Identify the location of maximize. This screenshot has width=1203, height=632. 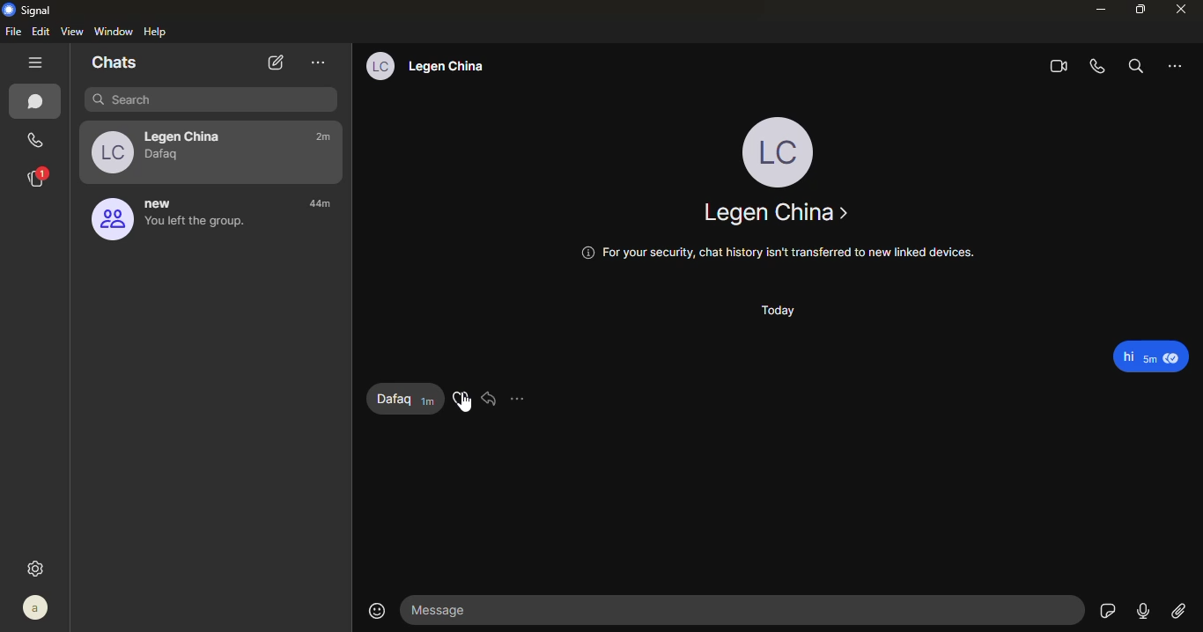
(1139, 11).